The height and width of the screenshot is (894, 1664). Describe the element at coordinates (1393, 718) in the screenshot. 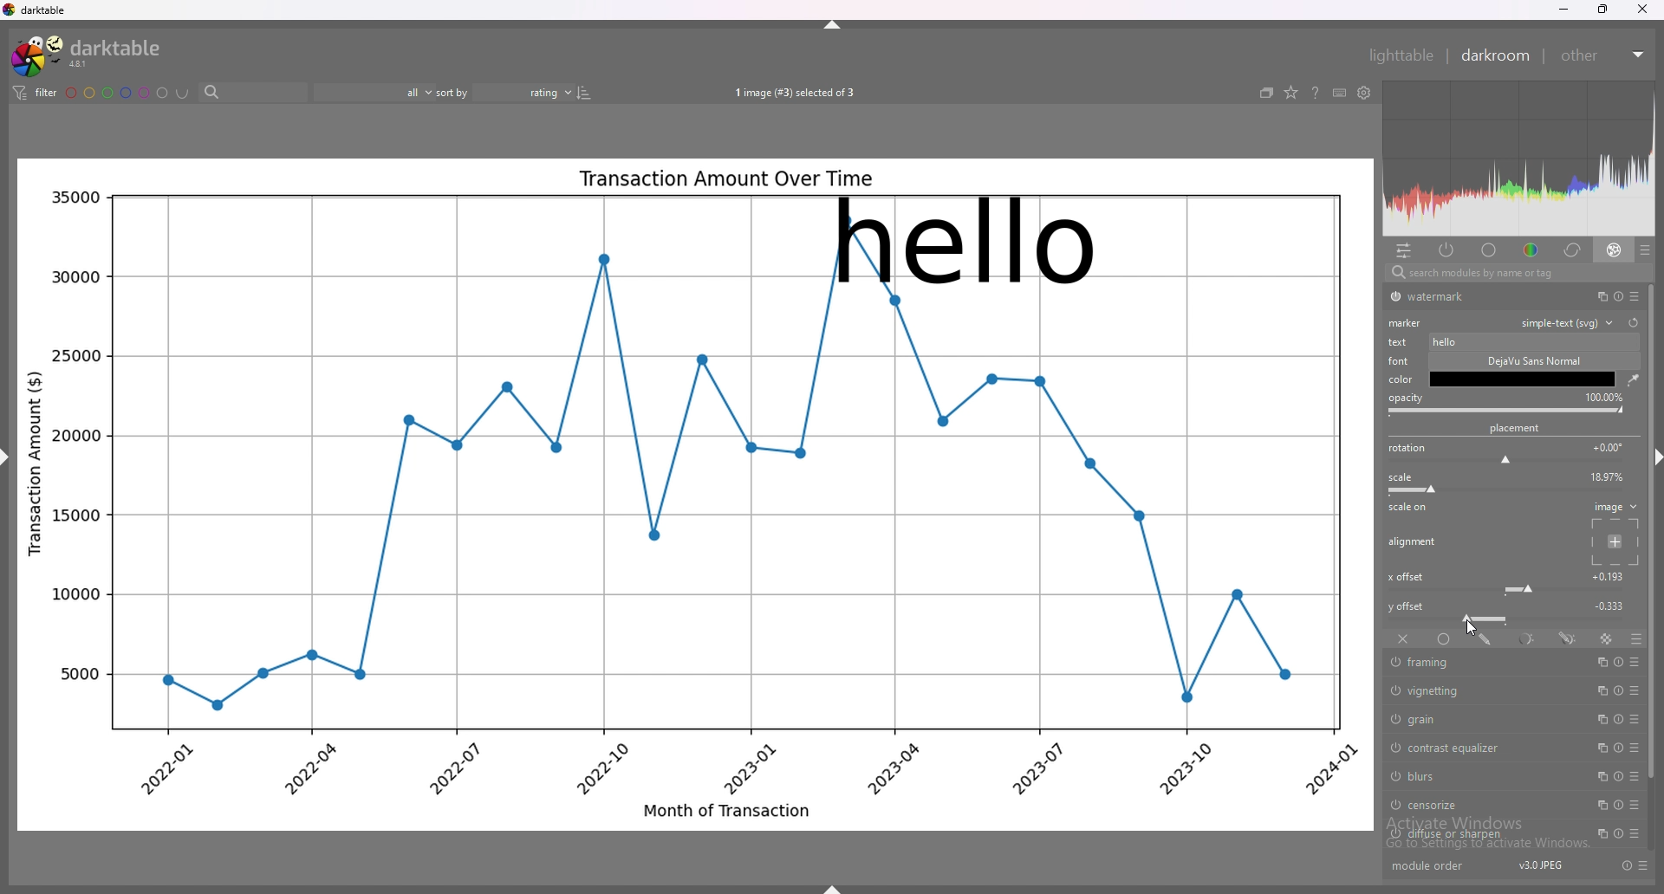

I see `switch off` at that location.